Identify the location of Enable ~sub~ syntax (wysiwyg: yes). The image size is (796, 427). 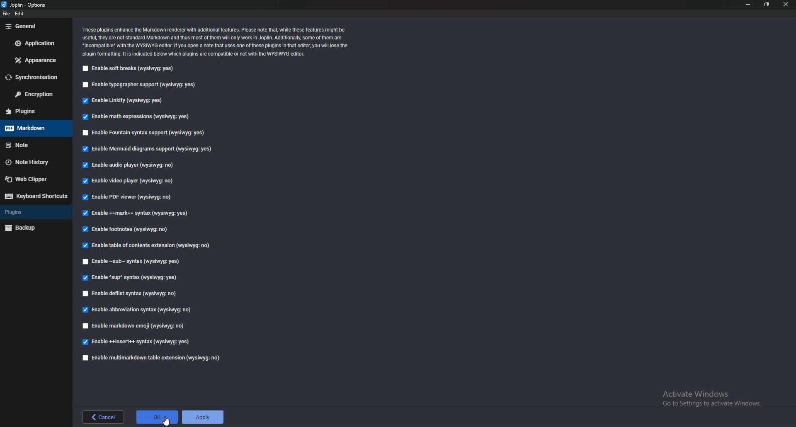
(134, 261).